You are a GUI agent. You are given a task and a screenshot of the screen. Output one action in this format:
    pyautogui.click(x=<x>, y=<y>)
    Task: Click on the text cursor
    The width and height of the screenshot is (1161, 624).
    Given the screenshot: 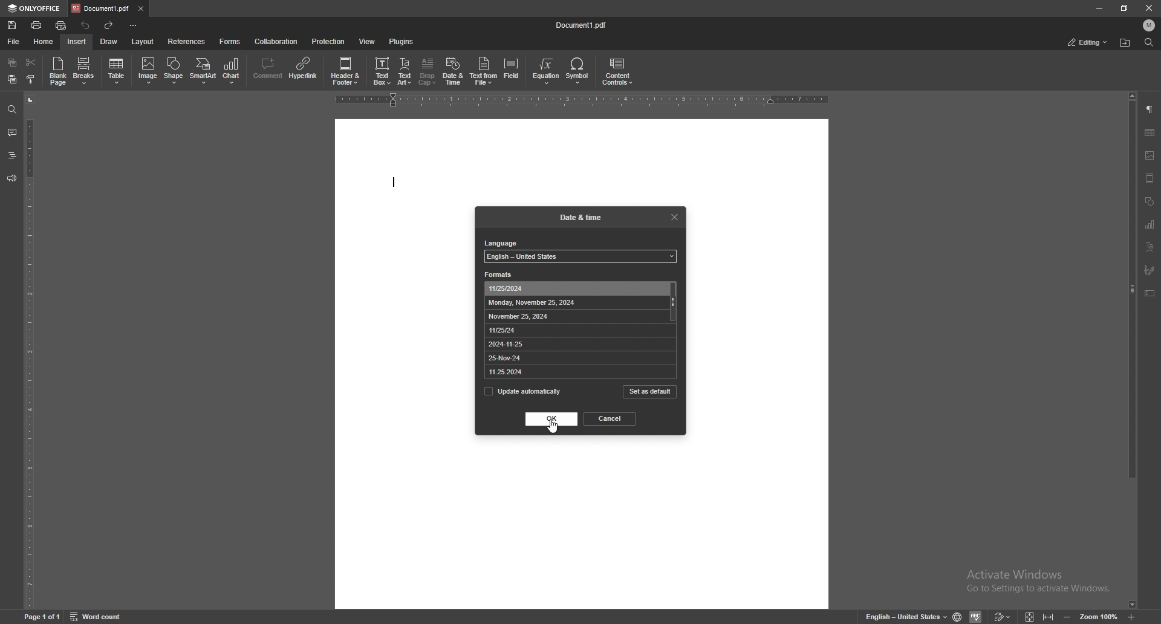 What is the action you would take?
    pyautogui.click(x=399, y=184)
    